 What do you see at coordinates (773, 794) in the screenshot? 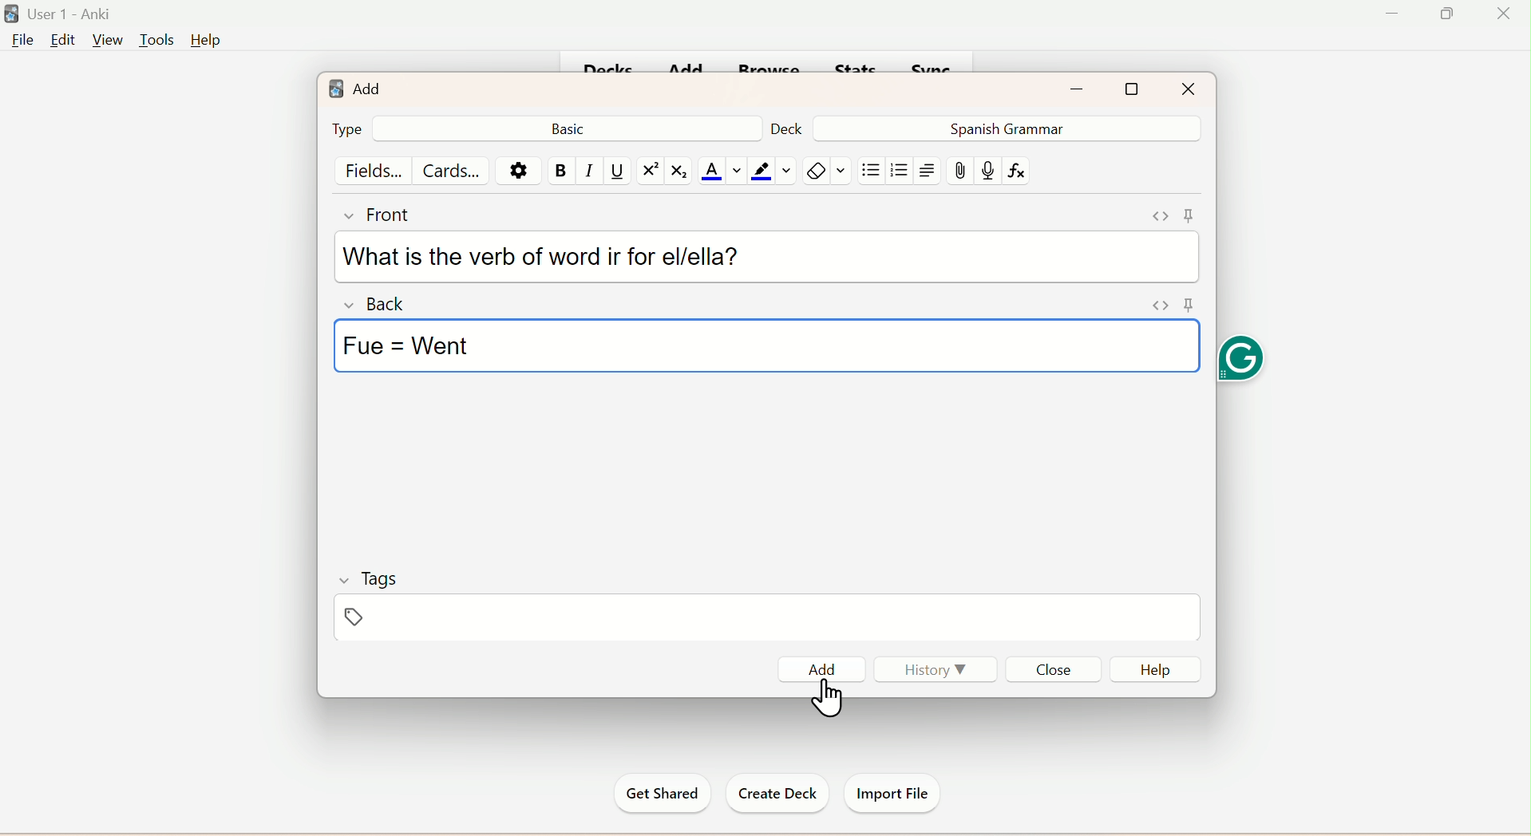
I see `Create Deck` at bounding box center [773, 794].